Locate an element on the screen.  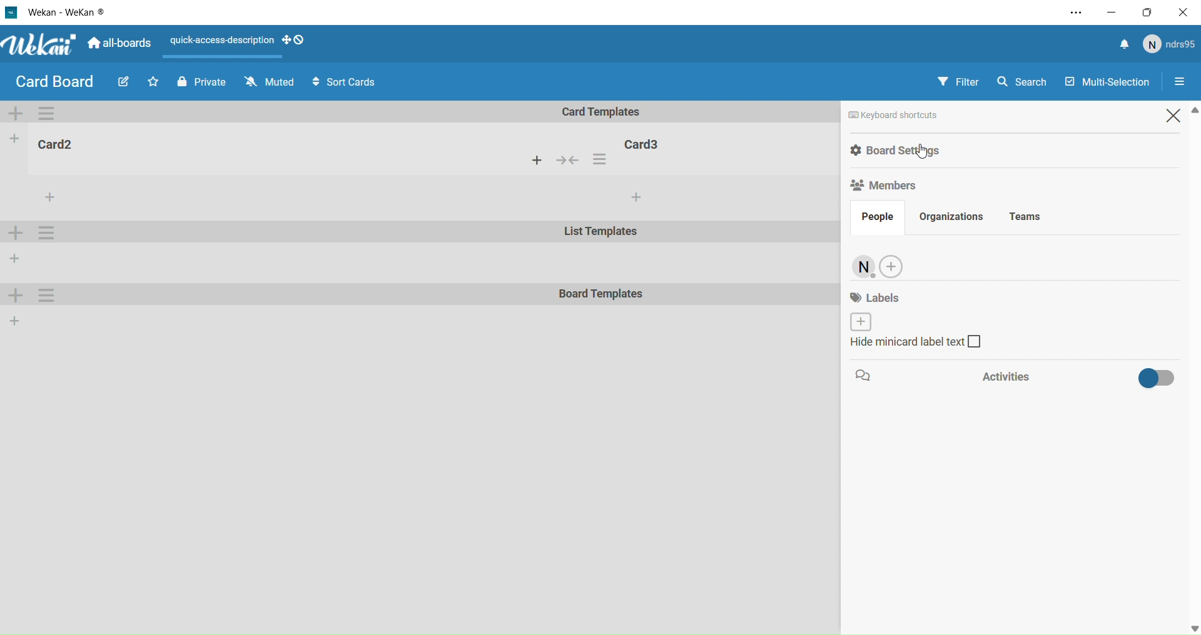
Settings is located at coordinates (1185, 82).